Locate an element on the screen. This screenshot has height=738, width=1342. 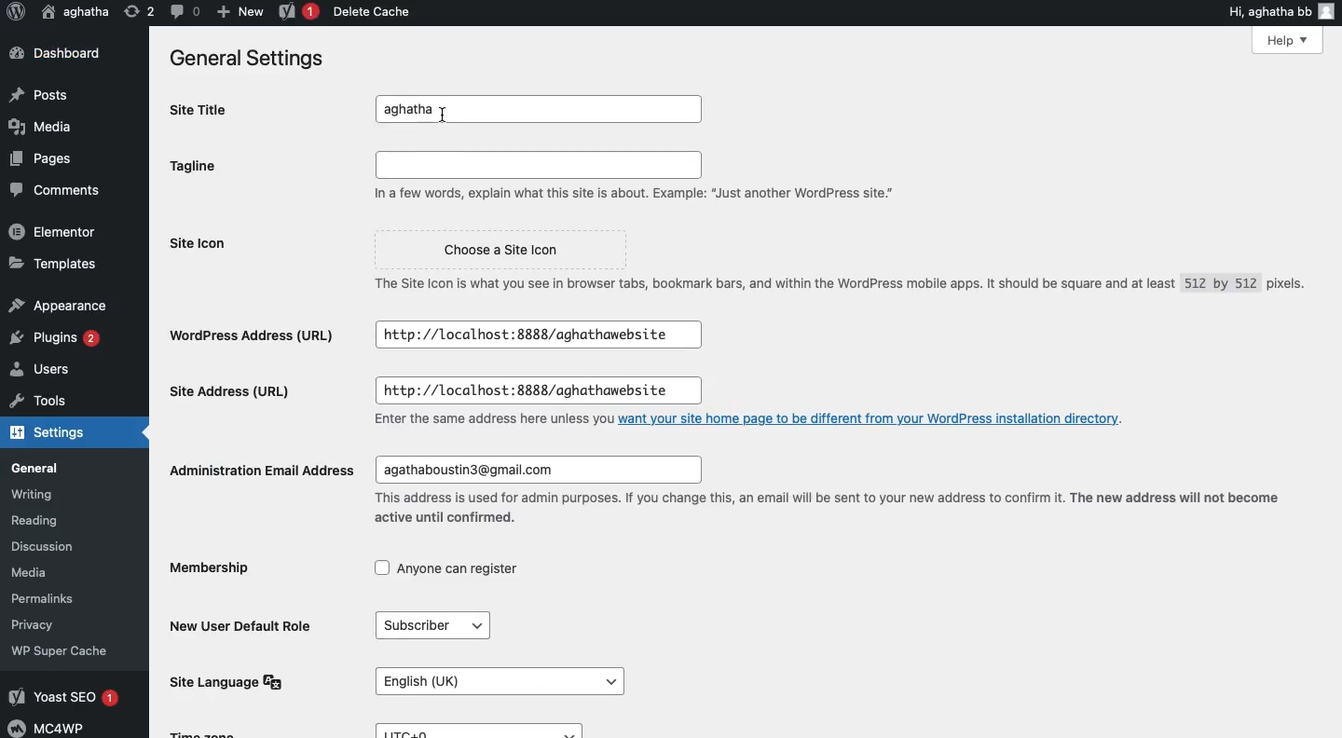
Delete cache is located at coordinates (369, 11).